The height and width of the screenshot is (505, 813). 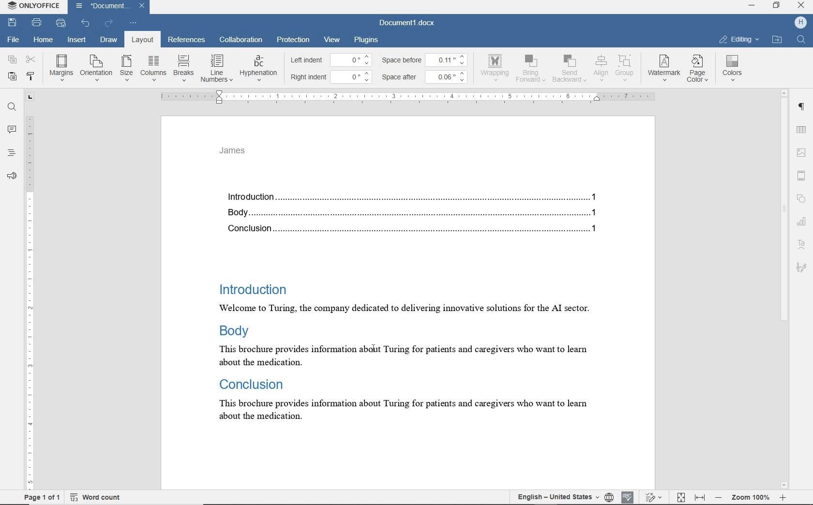 I want to click on comments, so click(x=12, y=130).